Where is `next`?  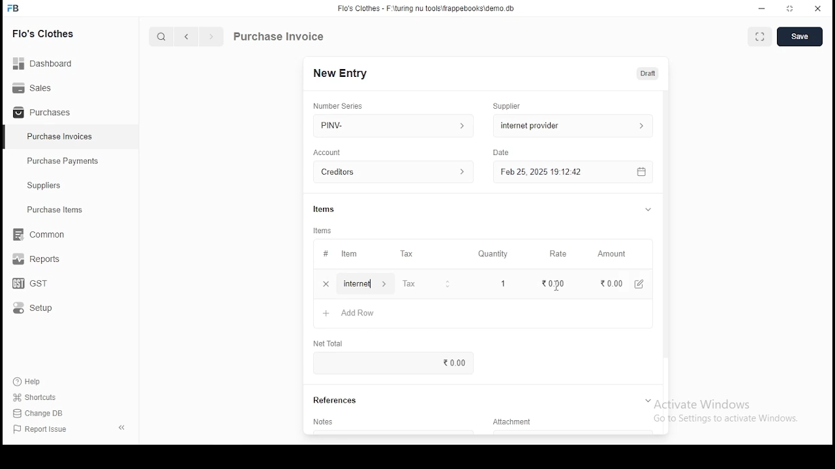
next is located at coordinates (211, 38).